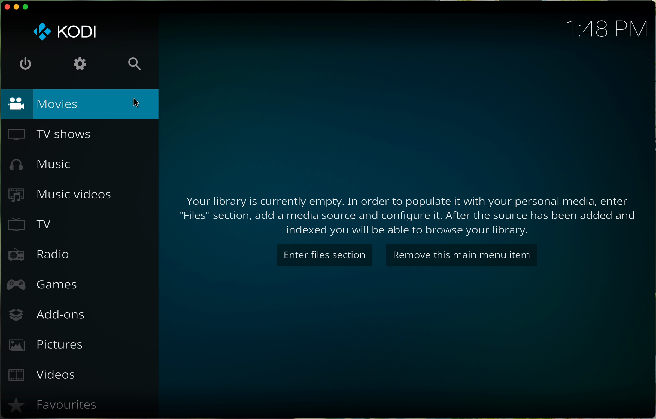  What do you see at coordinates (45, 166) in the screenshot?
I see `music` at bounding box center [45, 166].